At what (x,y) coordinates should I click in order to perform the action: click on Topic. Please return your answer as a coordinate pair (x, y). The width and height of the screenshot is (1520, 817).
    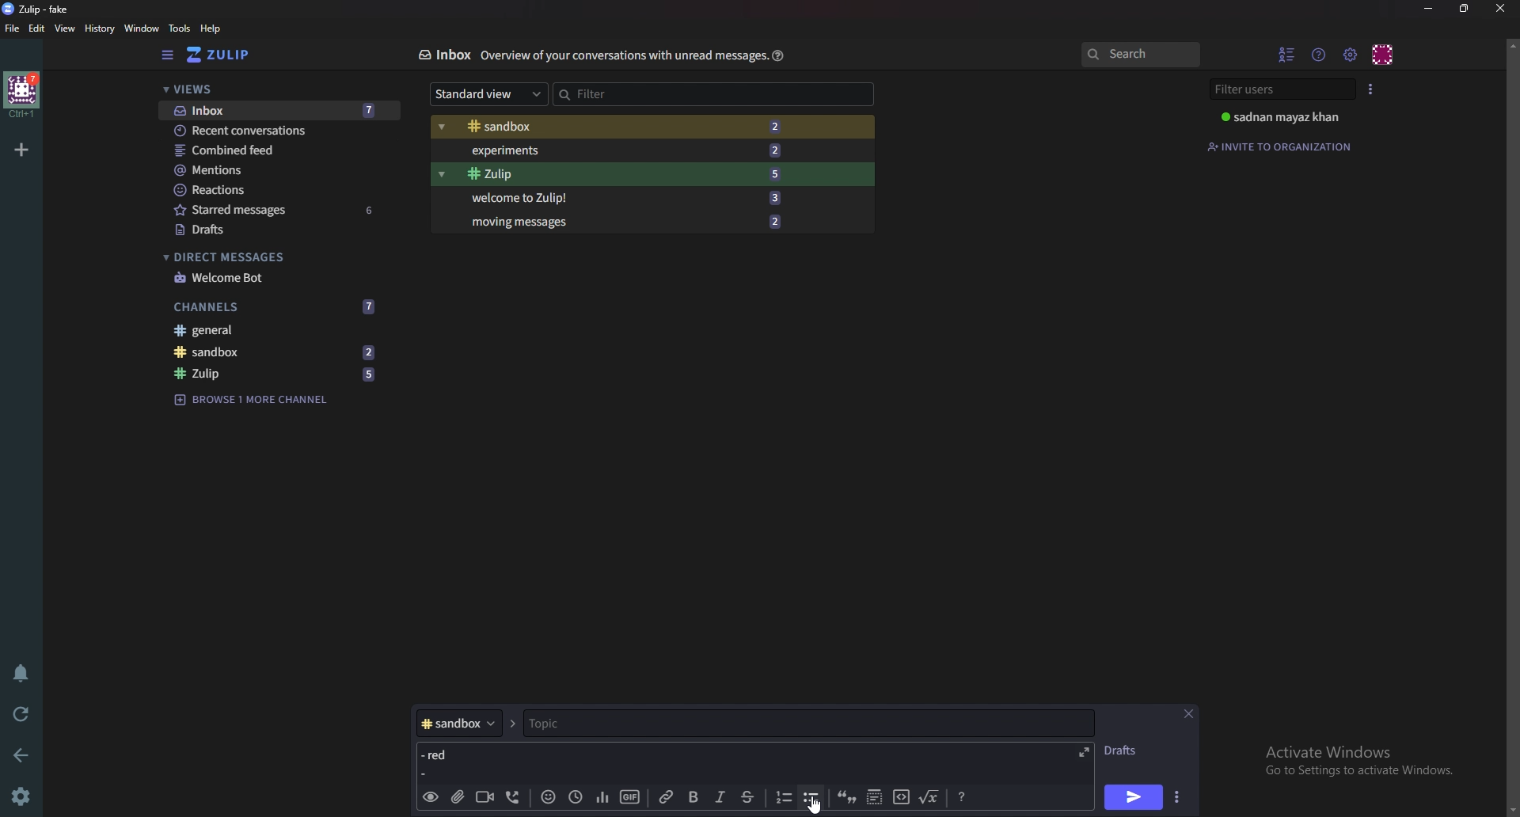
    Looking at the image, I should click on (799, 723).